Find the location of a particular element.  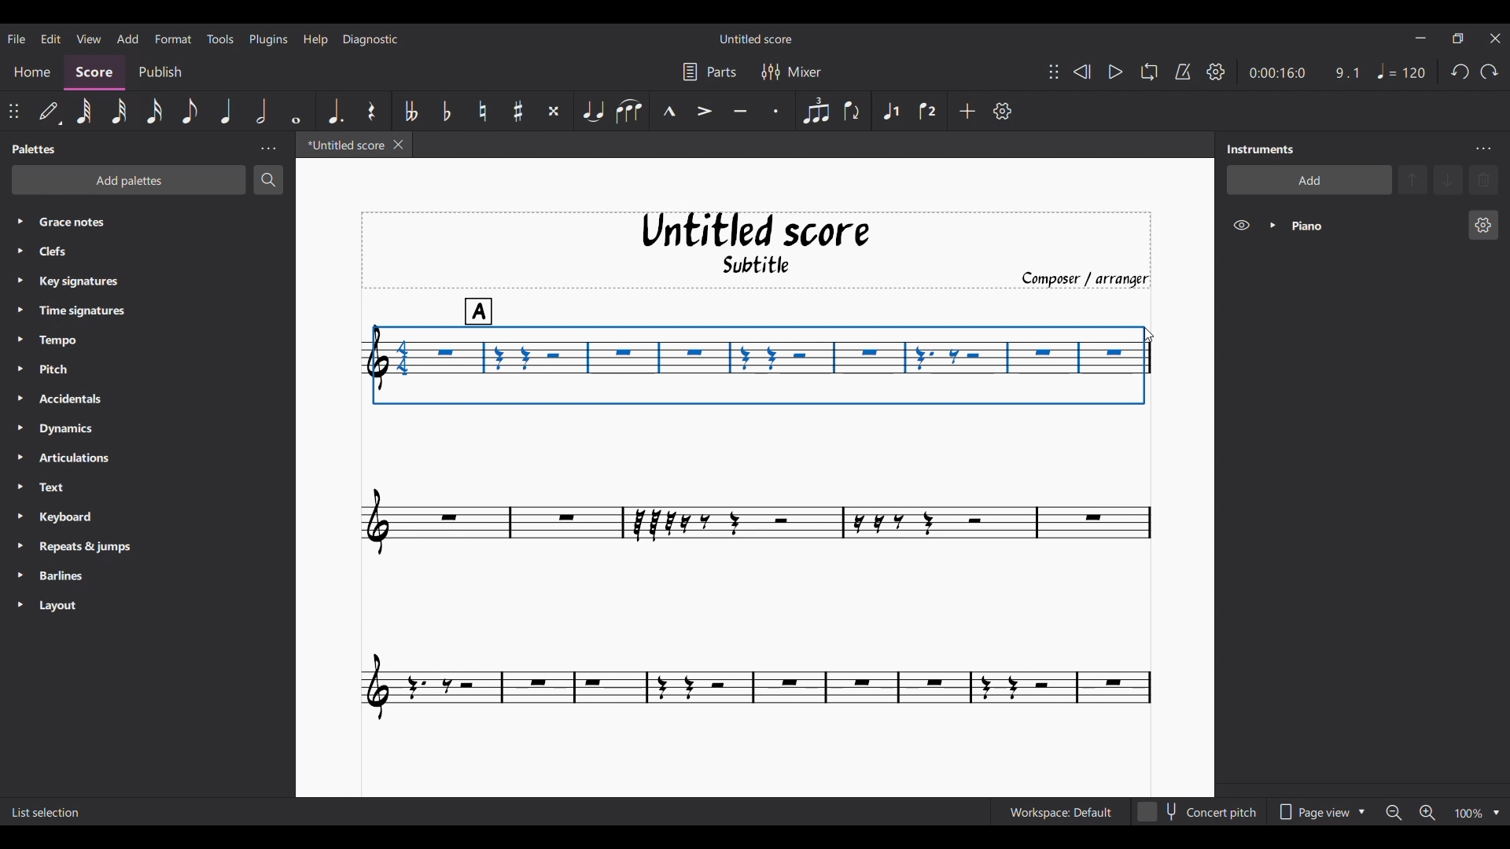

Plugins menu is located at coordinates (270, 39).